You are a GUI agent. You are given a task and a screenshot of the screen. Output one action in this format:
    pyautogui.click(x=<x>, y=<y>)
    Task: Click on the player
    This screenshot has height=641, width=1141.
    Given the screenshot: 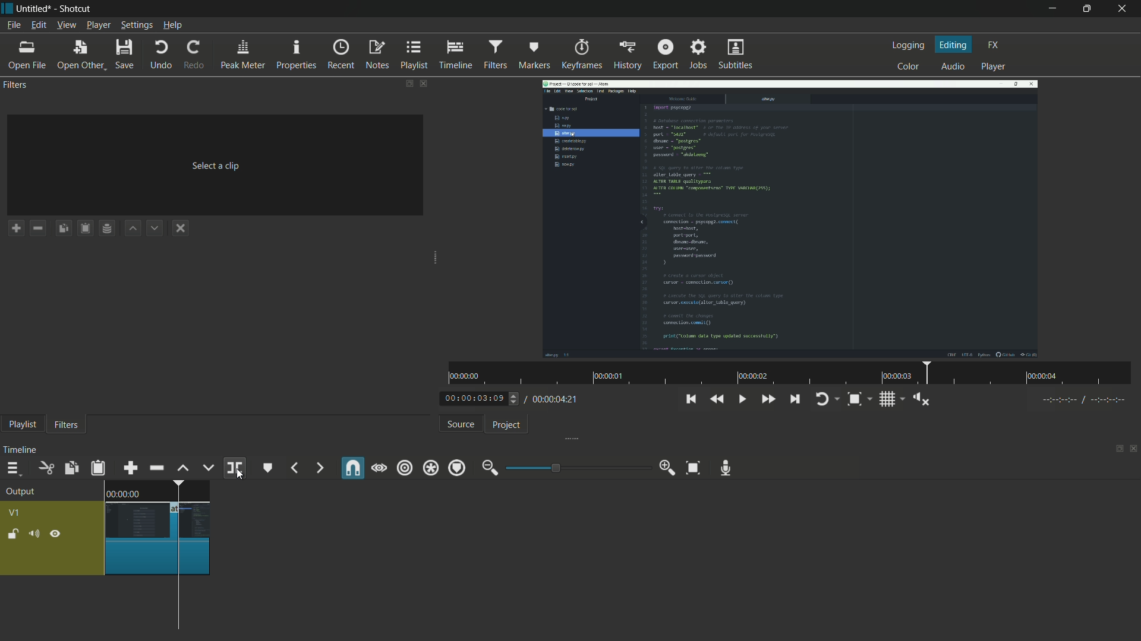 What is the action you would take?
    pyautogui.click(x=992, y=67)
    